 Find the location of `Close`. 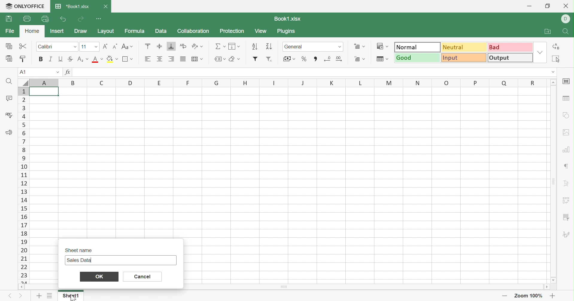

Close is located at coordinates (105, 6).